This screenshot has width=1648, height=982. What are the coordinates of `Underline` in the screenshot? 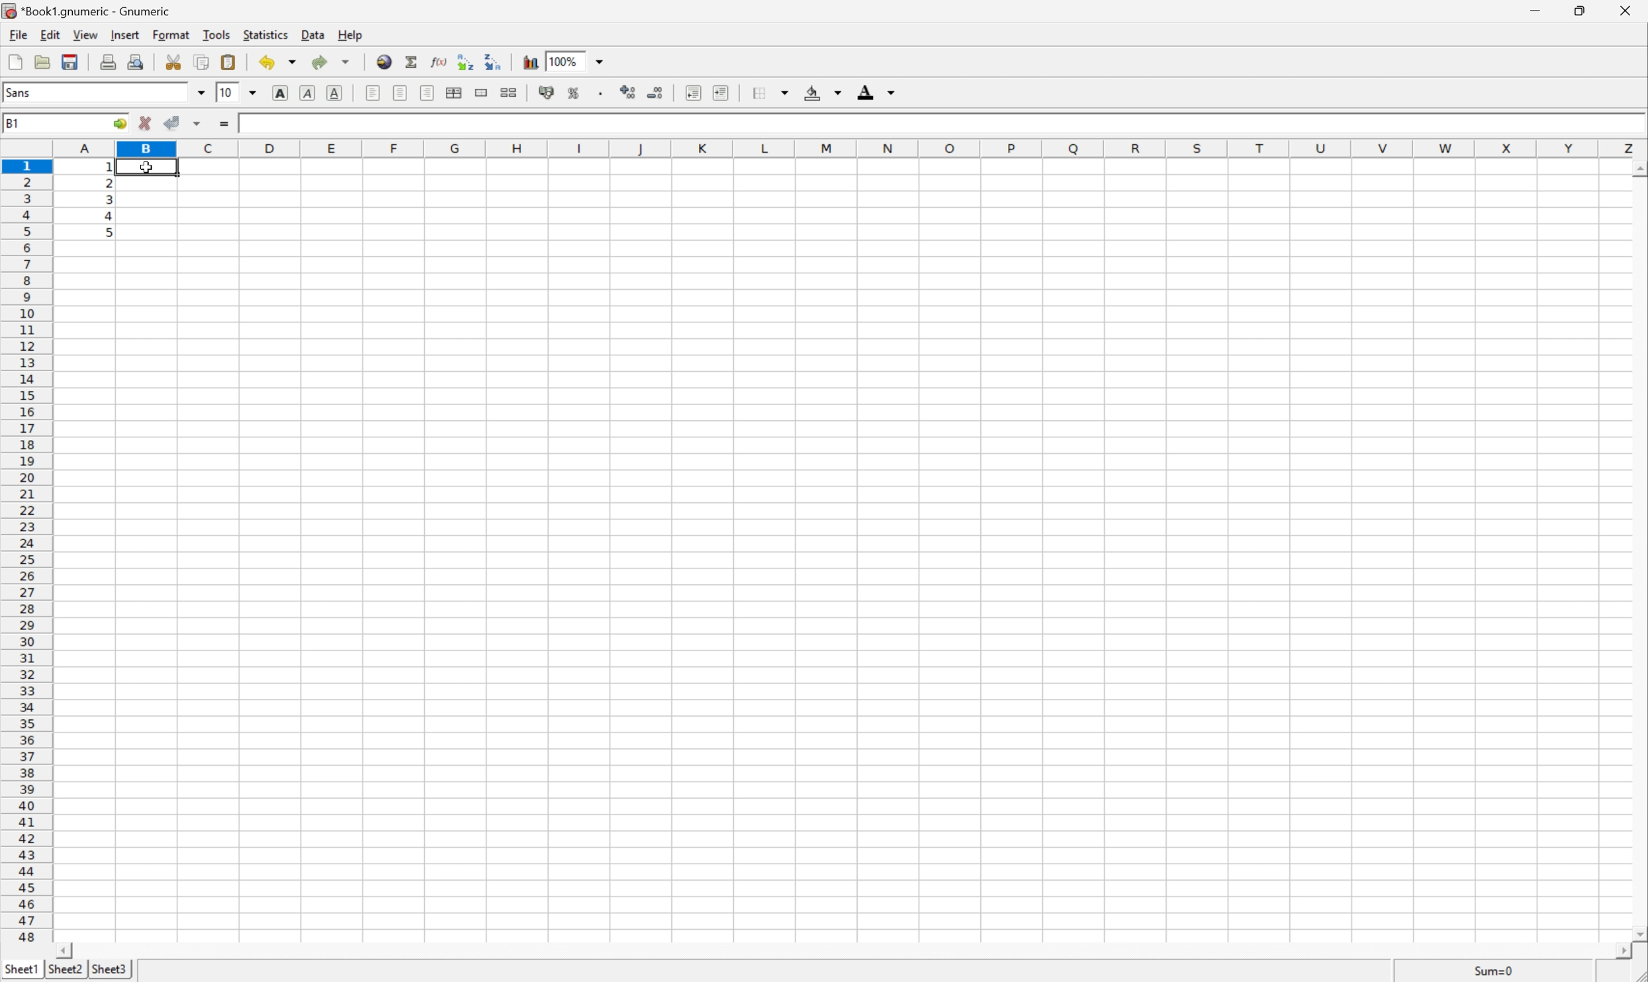 It's located at (335, 93).